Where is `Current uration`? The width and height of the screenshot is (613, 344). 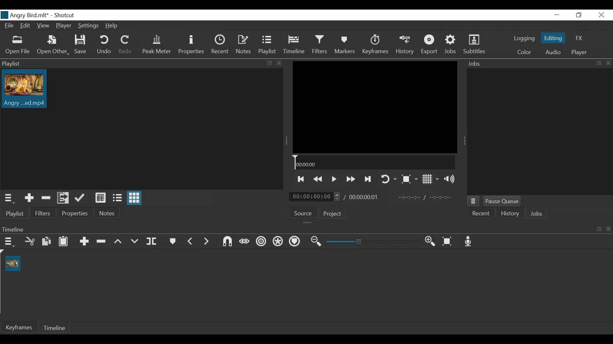 Current uration is located at coordinates (315, 196).